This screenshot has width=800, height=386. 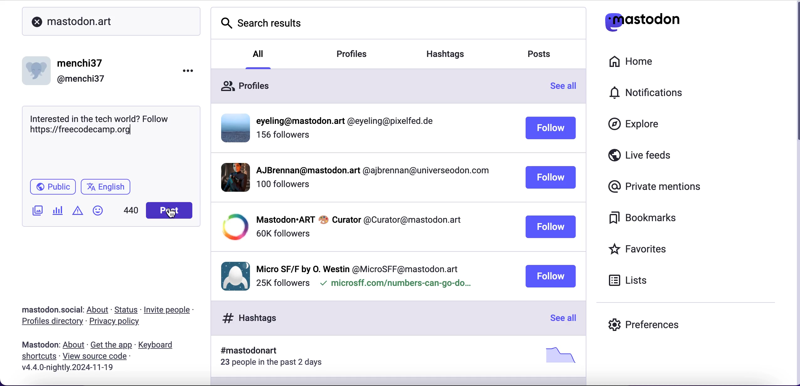 I want to click on explore, so click(x=633, y=124).